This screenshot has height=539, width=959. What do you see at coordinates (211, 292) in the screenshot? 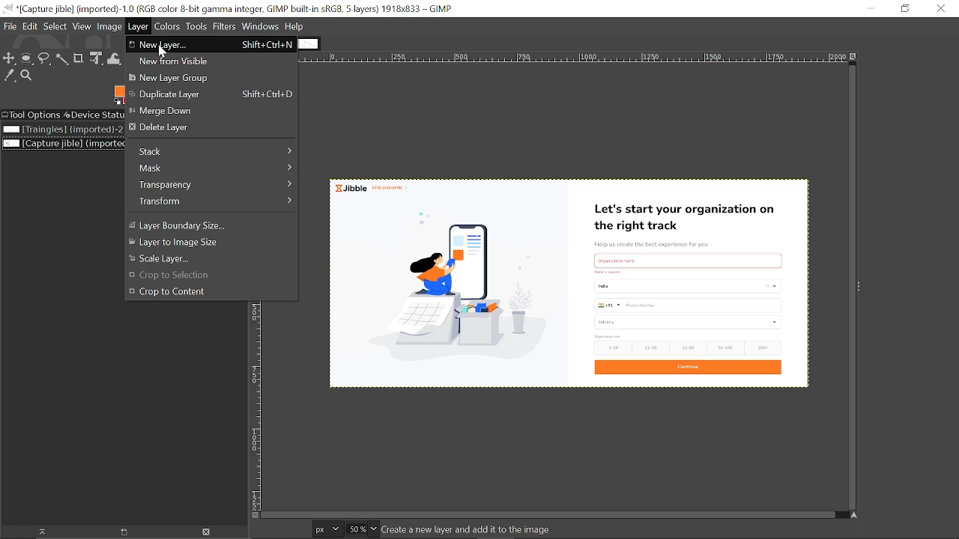
I see `Crop to content` at bounding box center [211, 292].